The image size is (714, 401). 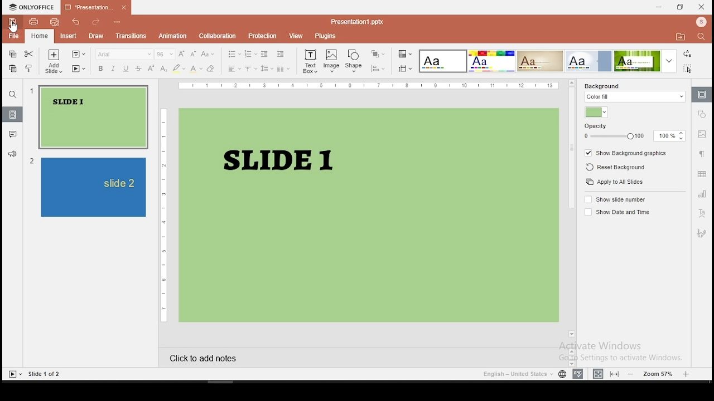 I want to click on replace, so click(x=688, y=53).